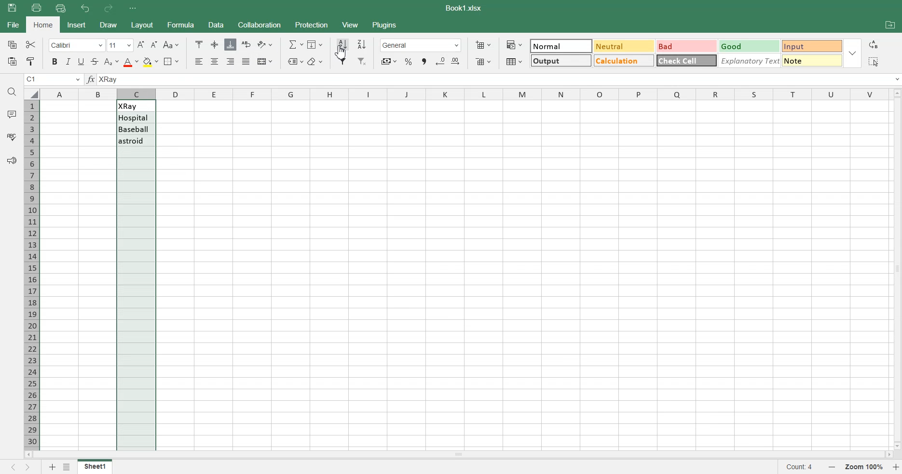 This screenshot has width=902, height=474. What do you see at coordinates (311, 25) in the screenshot?
I see `Protection` at bounding box center [311, 25].